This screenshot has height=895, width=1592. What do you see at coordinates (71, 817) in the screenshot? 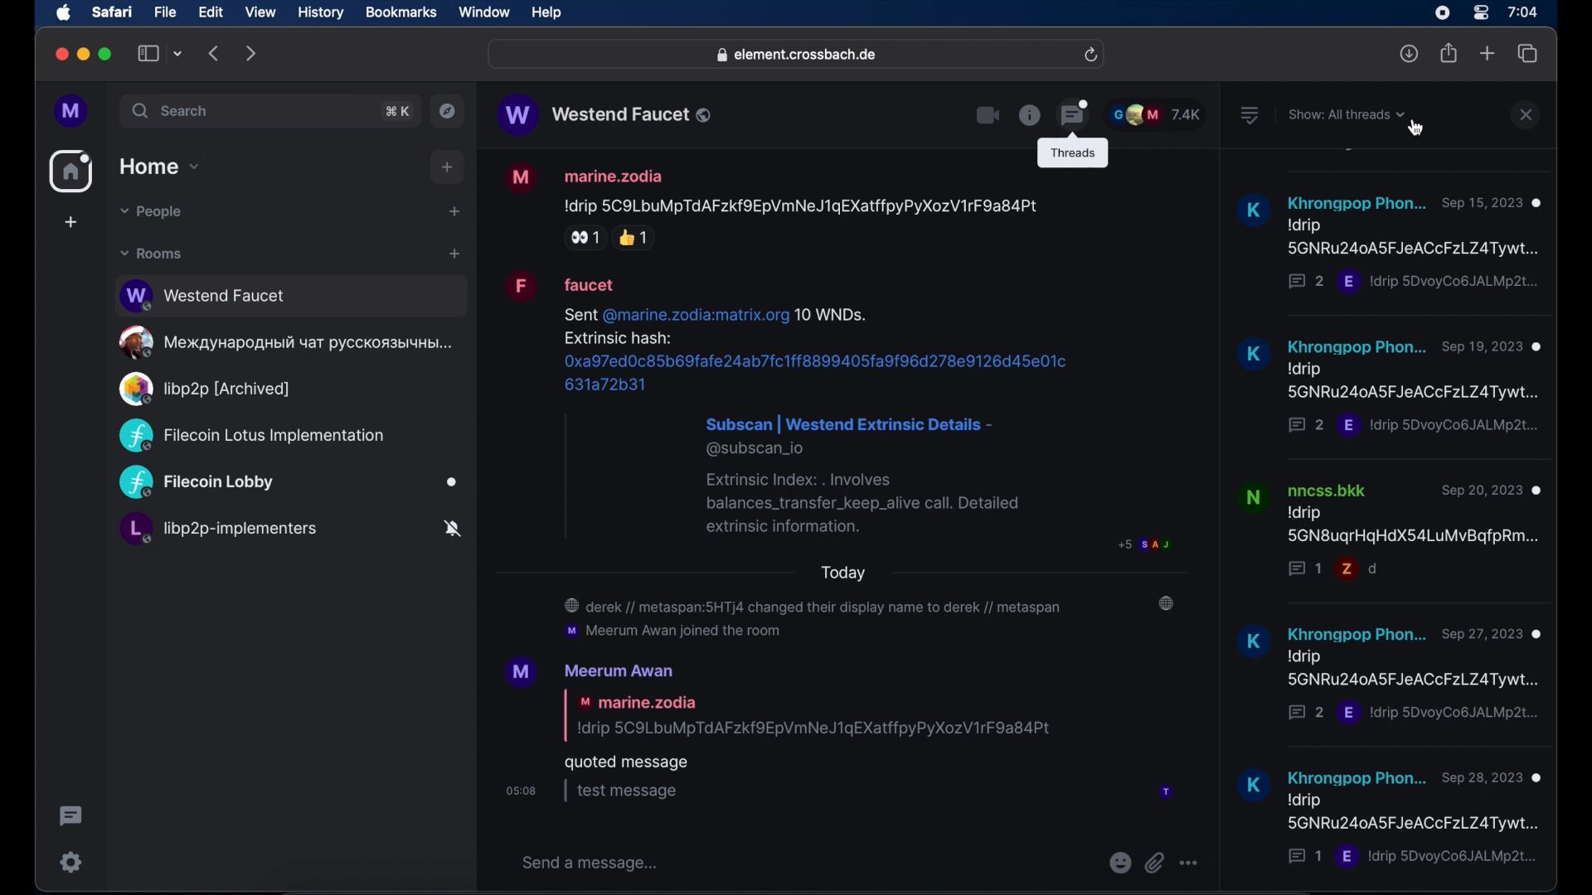
I see `threading activity` at bounding box center [71, 817].